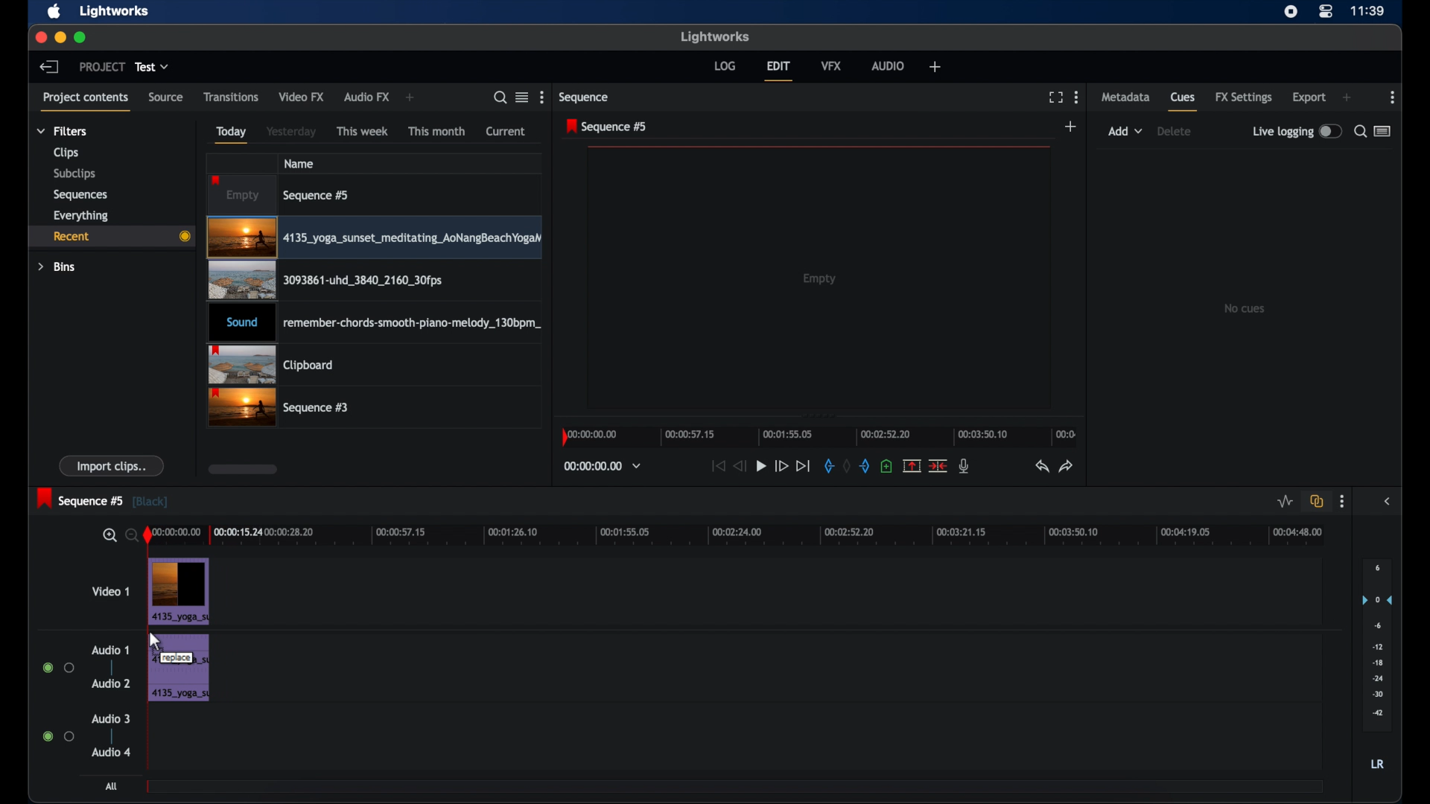 This screenshot has width=1430, height=804. I want to click on add, so click(410, 97).